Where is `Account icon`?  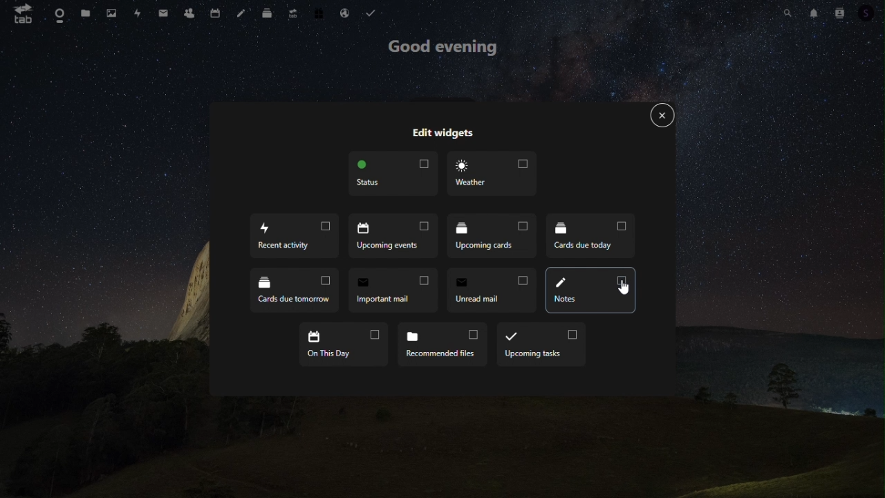
Account icon is located at coordinates (870, 13).